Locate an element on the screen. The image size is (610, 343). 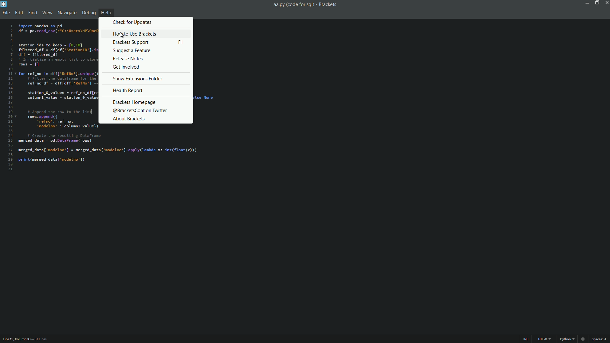
ins is located at coordinates (527, 339).